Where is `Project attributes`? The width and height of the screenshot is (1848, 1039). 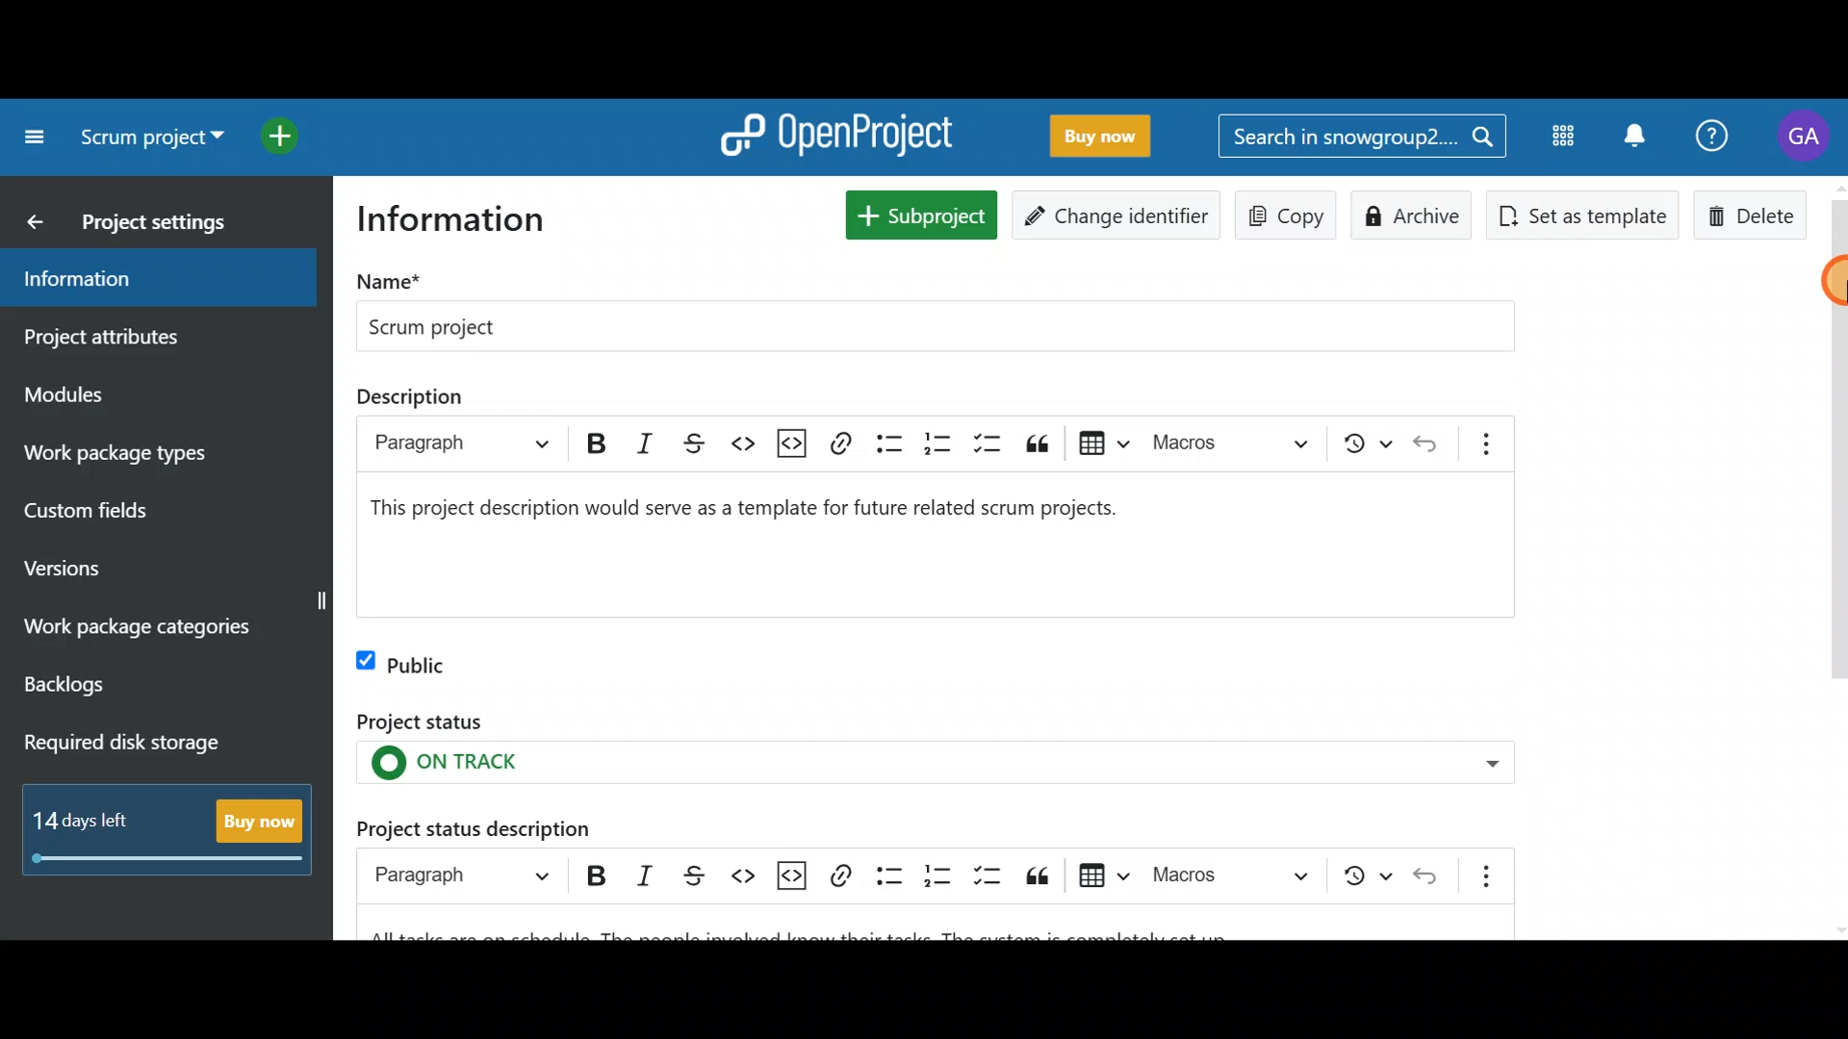 Project attributes is located at coordinates (138, 336).